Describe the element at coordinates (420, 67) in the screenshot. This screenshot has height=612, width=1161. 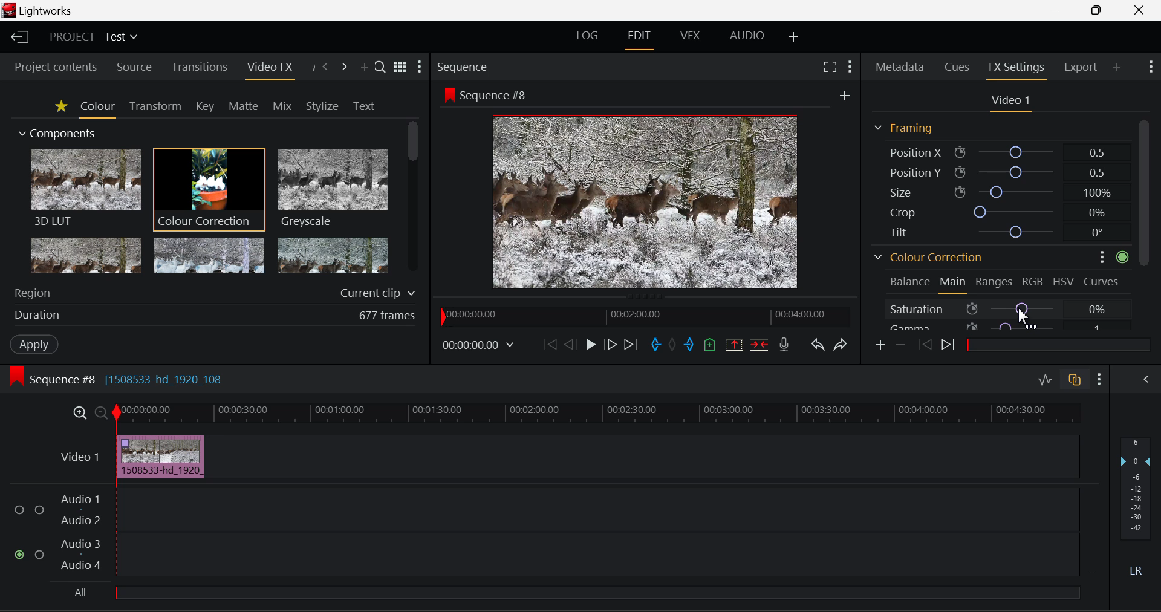
I see `Show Settings` at that location.